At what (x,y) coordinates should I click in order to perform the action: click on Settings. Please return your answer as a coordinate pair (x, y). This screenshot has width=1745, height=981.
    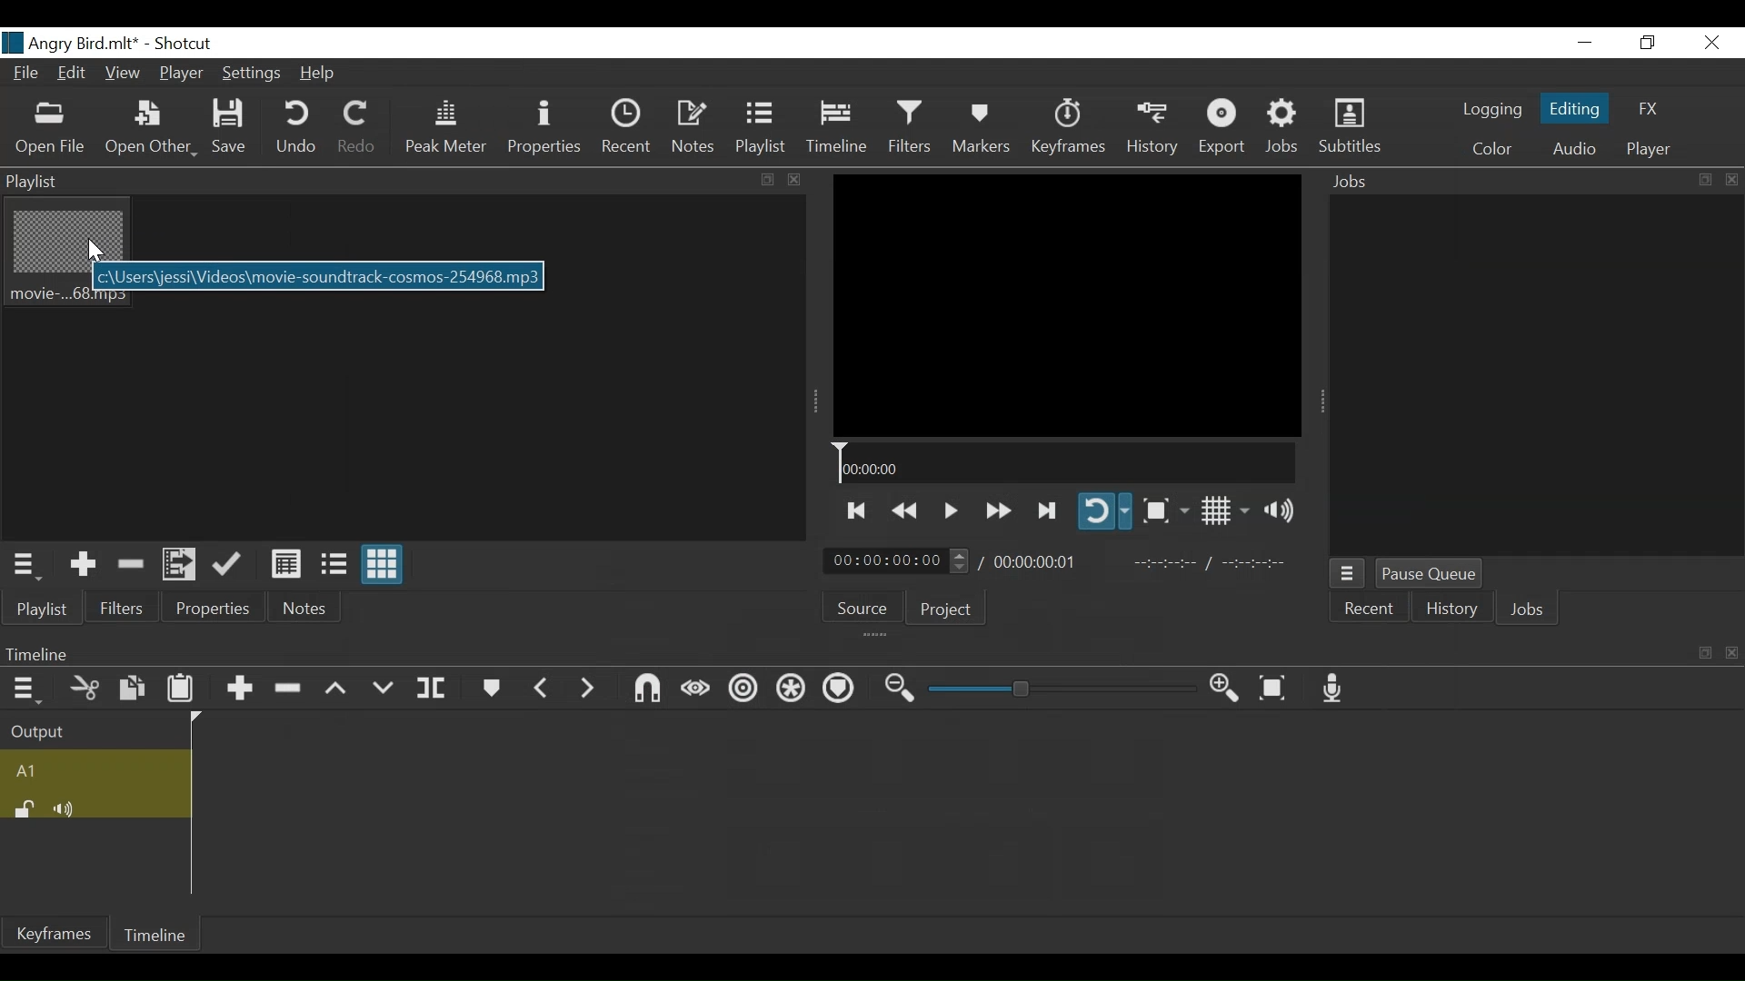
    Looking at the image, I should click on (249, 74).